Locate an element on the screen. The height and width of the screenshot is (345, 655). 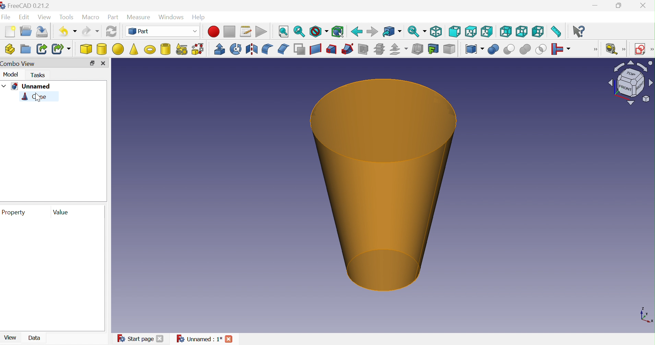
Value is located at coordinates (61, 212).